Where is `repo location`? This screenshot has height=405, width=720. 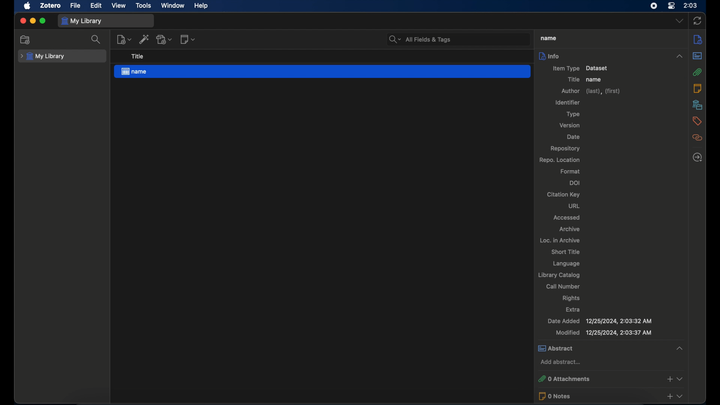
repo location is located at coordinates (560, 160).